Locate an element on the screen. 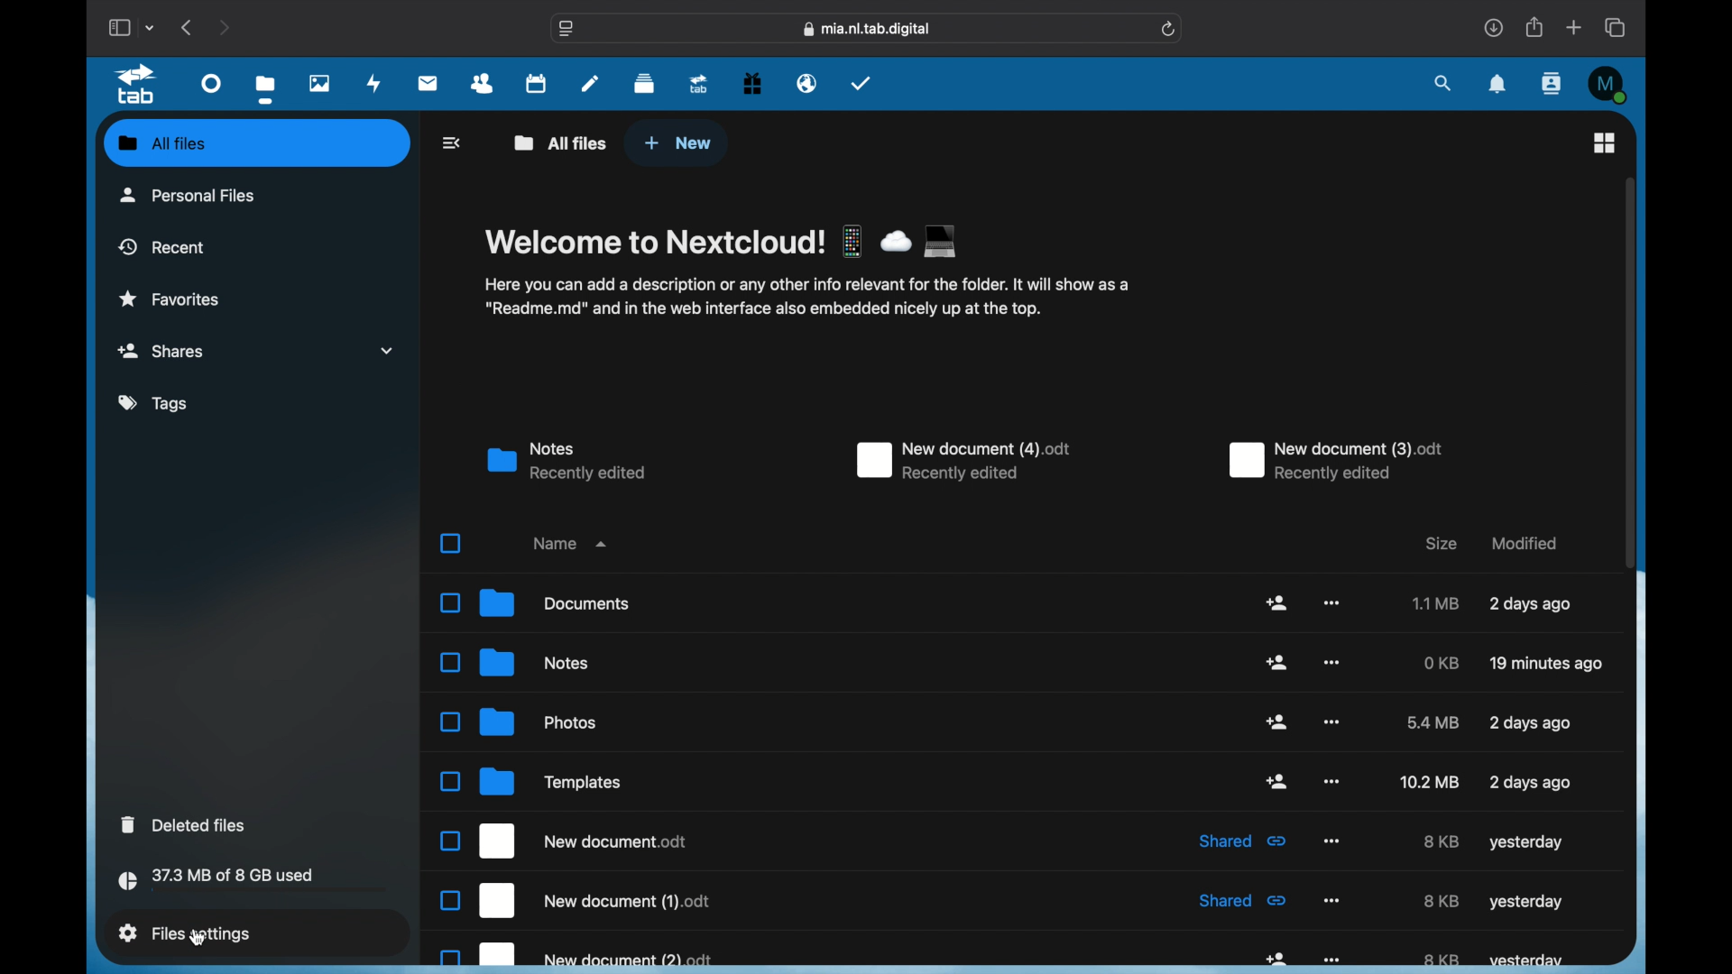 The image size is (1732, 974). new tab is located at coordinates (1574, 27).